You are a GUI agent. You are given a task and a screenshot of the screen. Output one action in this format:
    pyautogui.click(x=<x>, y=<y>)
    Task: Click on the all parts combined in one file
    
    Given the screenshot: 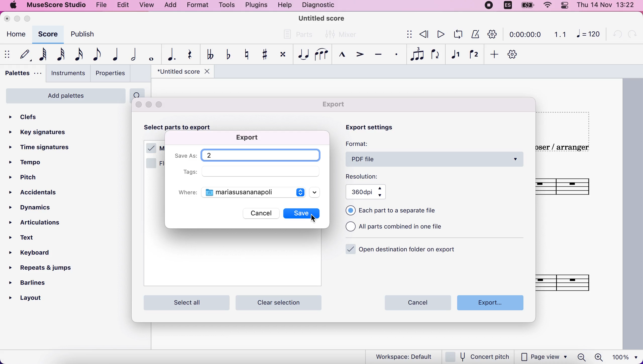 What is the action you would take?
    pyautogui.click(x=403, y=228)
    